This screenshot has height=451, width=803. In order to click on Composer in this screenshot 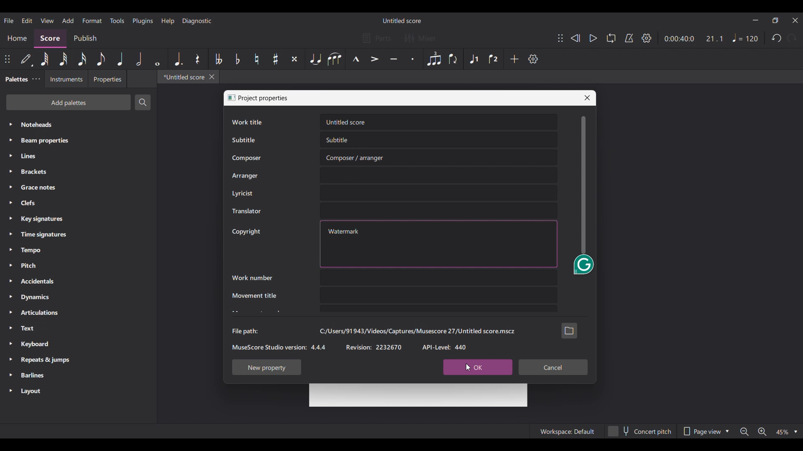, I will do `click(246, 158)`.